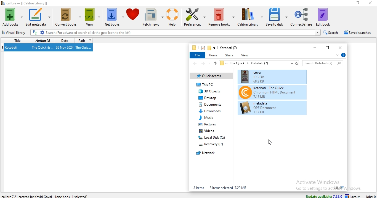  What do you see at coordinates (250, 17) in the screenshot?
I see `calibre library` at bounding box center [250, 17].